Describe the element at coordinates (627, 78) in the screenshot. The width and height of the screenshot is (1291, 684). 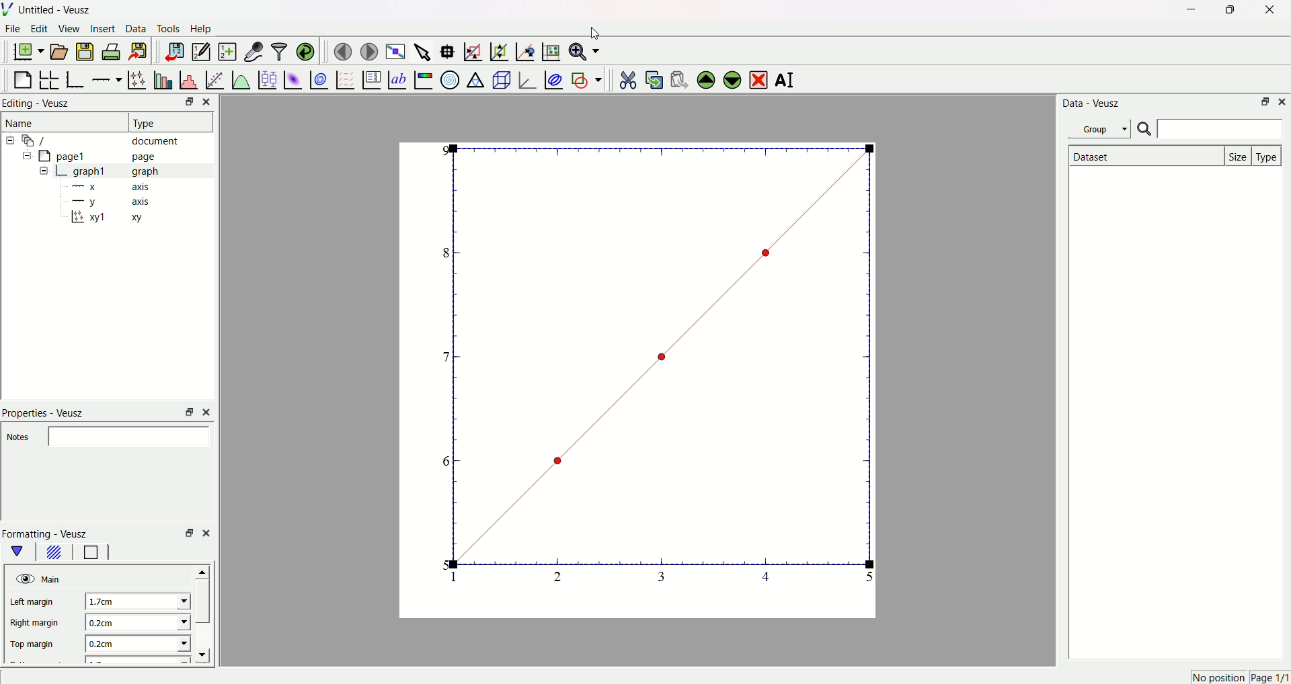
I see `cut the widgets` at that location.